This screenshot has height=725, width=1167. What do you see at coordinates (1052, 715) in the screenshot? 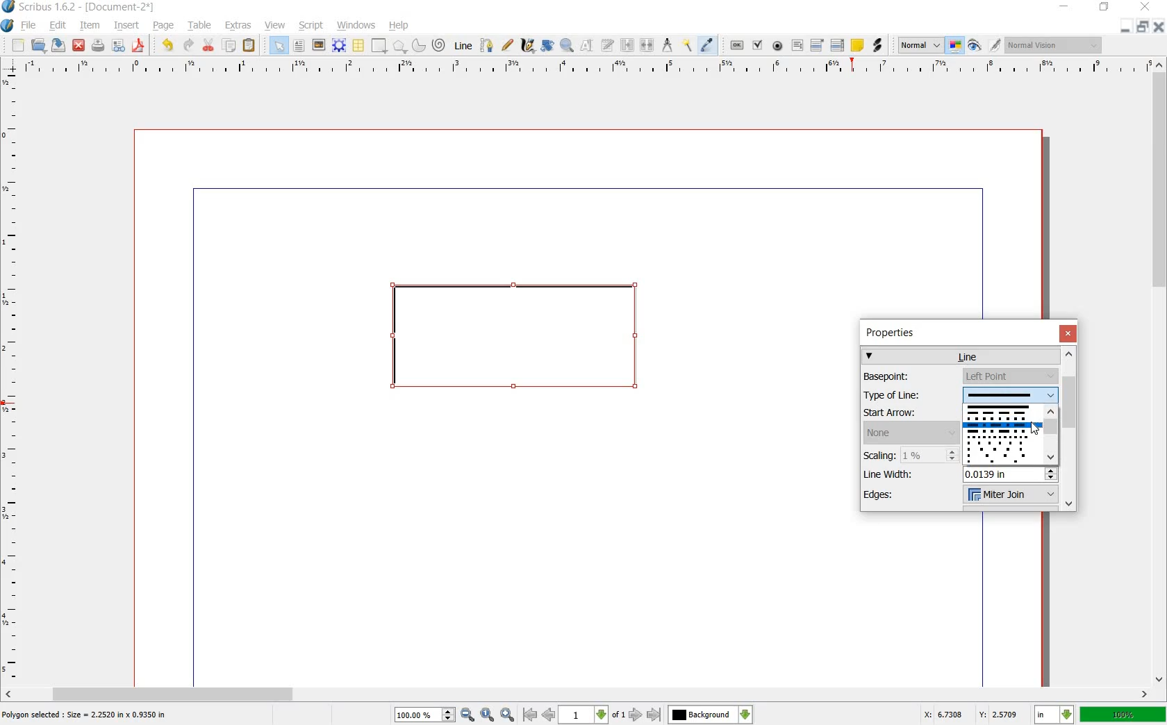
I see `select current unit` at bounding box center [1052, 715].